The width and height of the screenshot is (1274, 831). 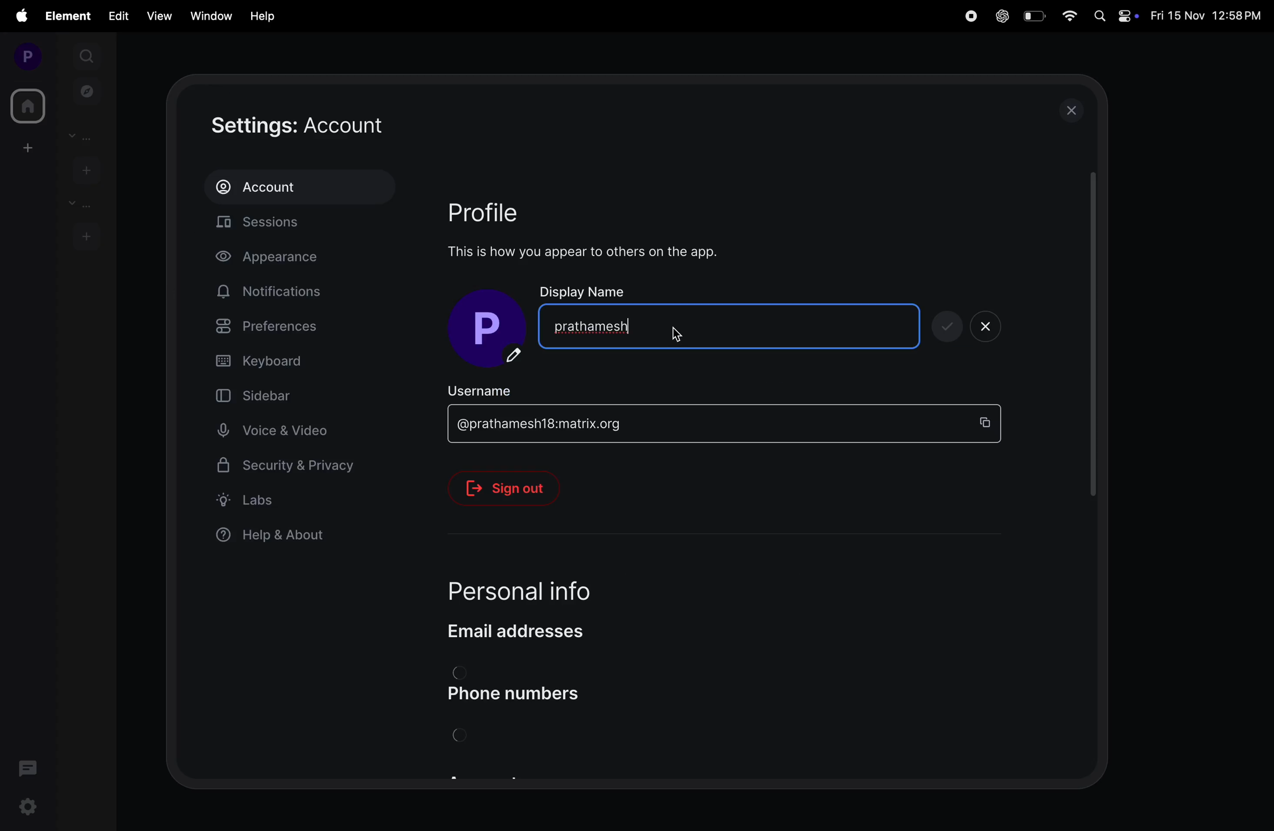 What do you see at coordinates (277, 537) in the screenshot?
I see `help and anout` at bounding box center [277, 537].